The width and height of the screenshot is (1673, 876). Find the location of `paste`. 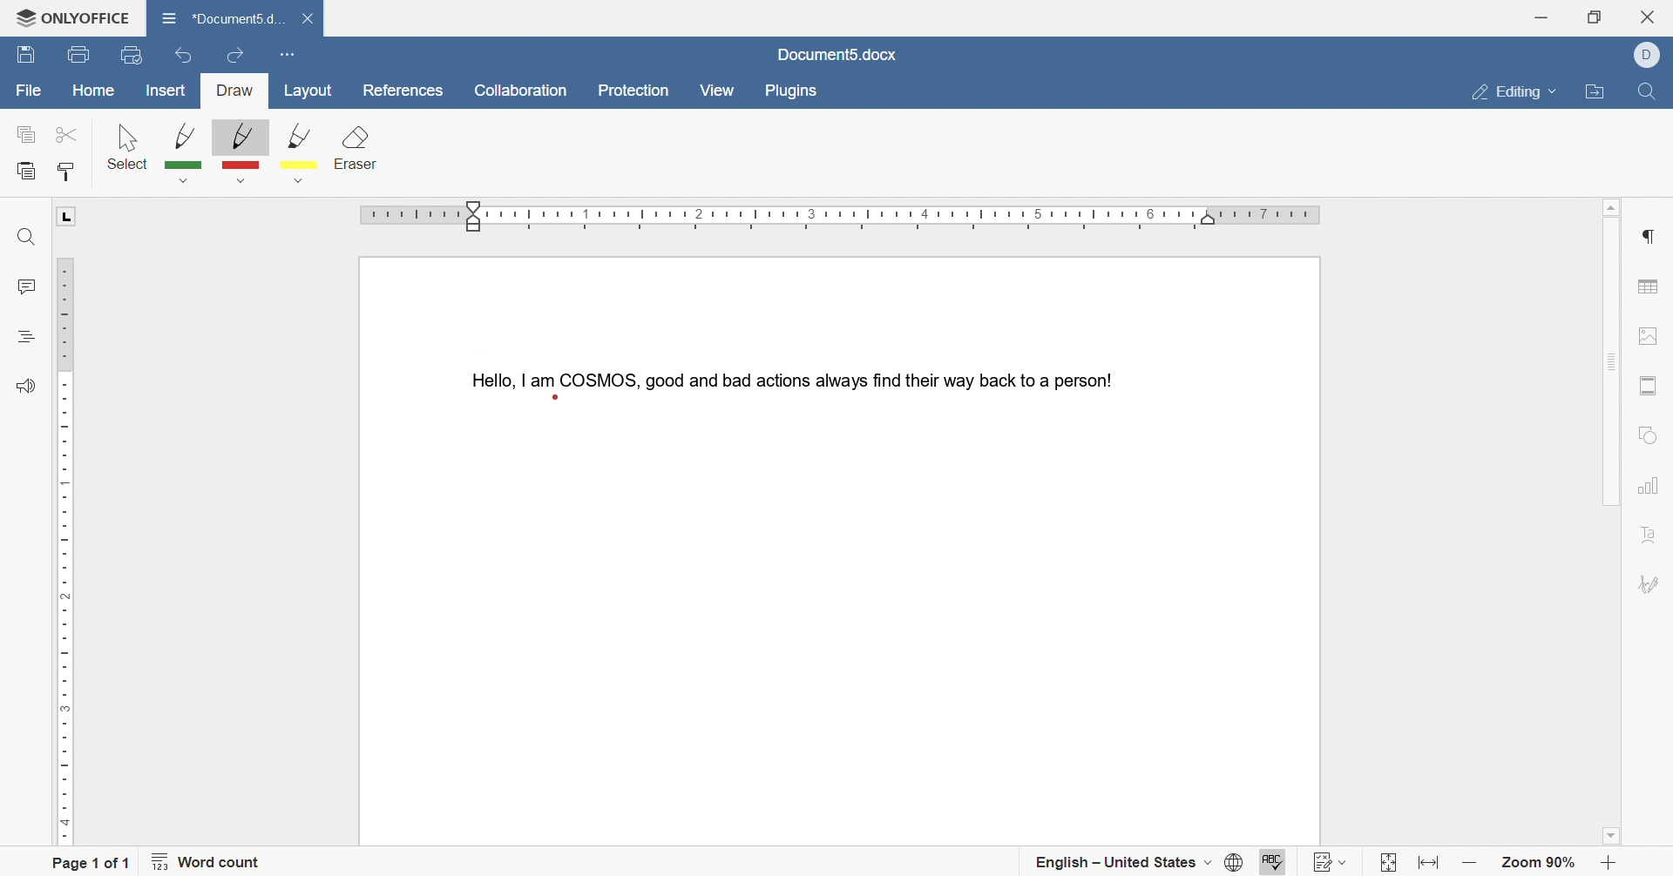

paste is located at coordinates (27, 172).